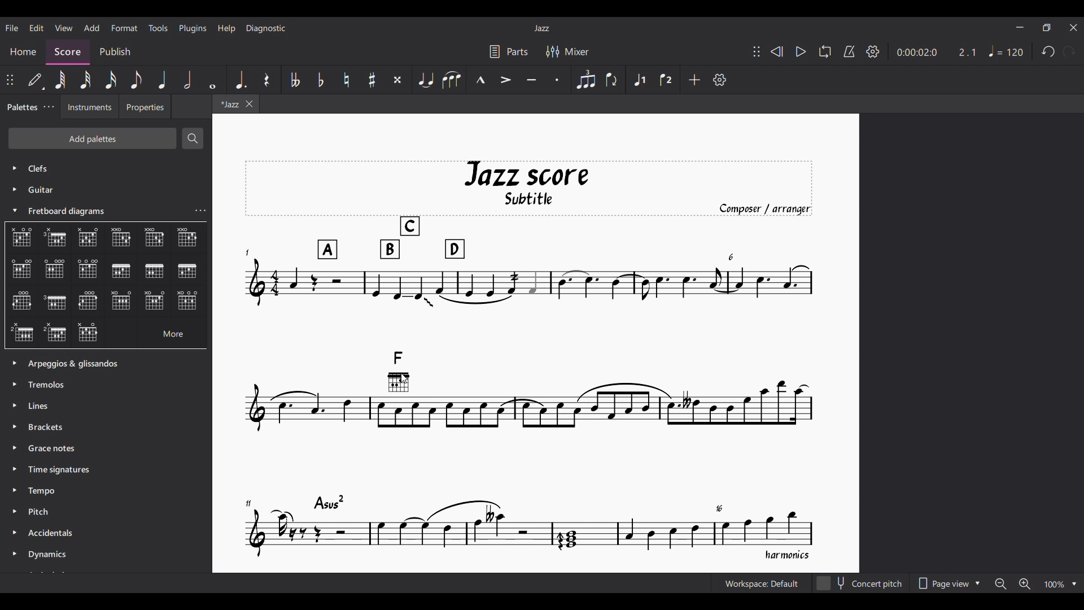 The image size is (1084, 610). Describe the element at coordinates (89, 302) in the screenshot. I see `Chart 14` at that location.